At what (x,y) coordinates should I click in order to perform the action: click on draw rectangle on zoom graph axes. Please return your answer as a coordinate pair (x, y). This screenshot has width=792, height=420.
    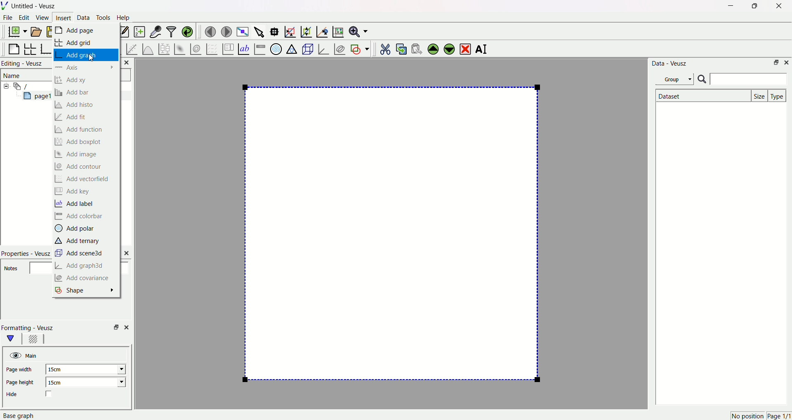
    Looking at the image, I should click on (290, 31).